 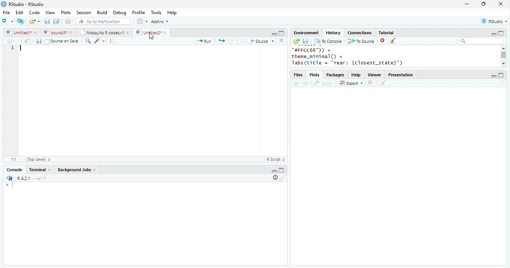 I want to click on start typing, so click(x=10, y=185).